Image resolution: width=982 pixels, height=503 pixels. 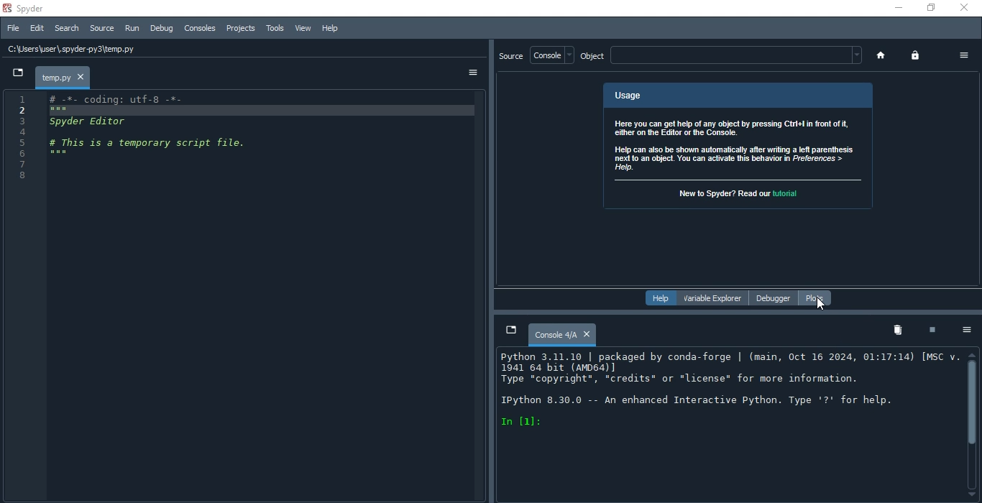 What do you see at coordinates (67, 28) in the screenshot?
I see `Search` at bounding box center [67, 28].